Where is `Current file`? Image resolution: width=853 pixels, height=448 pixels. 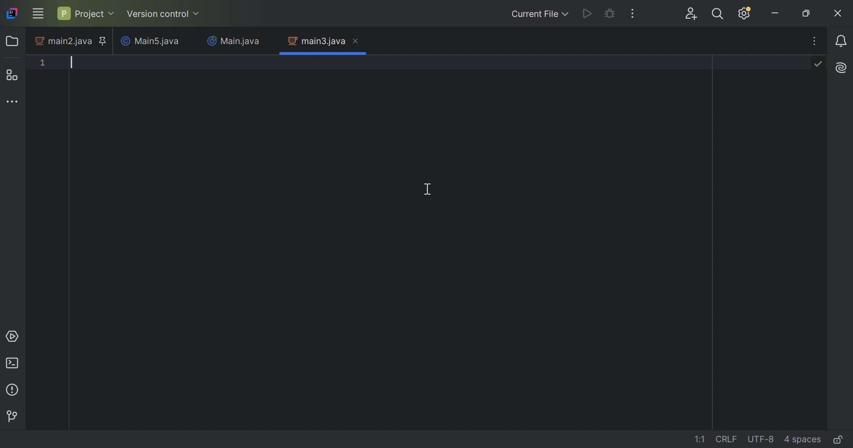 Current file is located at coordinates (540, 14).